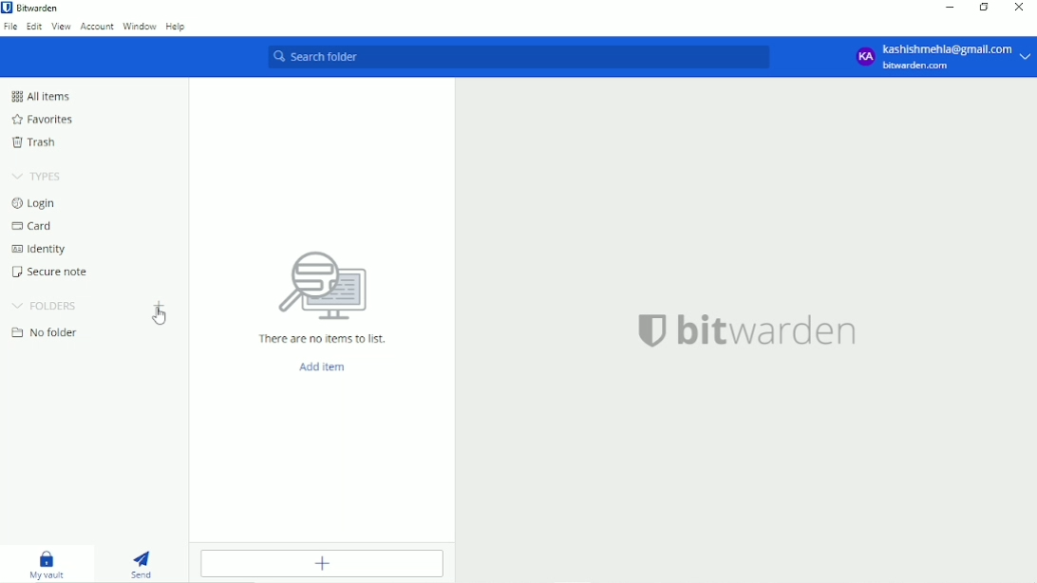 This screenshot has height=583, width=1037. I want to click on Folders, so click(45, 305).